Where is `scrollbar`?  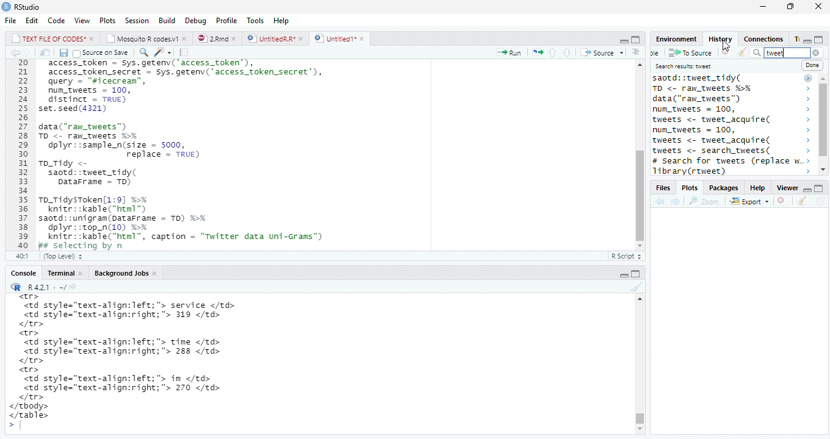
scrollbar is located at coordinates (825, 124).